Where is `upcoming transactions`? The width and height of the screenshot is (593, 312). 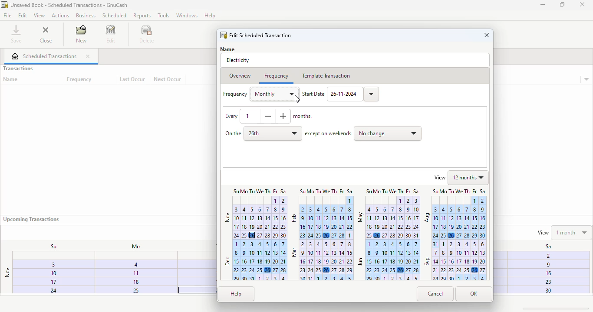
upcoming transactions is located at coordinates (31, 219).